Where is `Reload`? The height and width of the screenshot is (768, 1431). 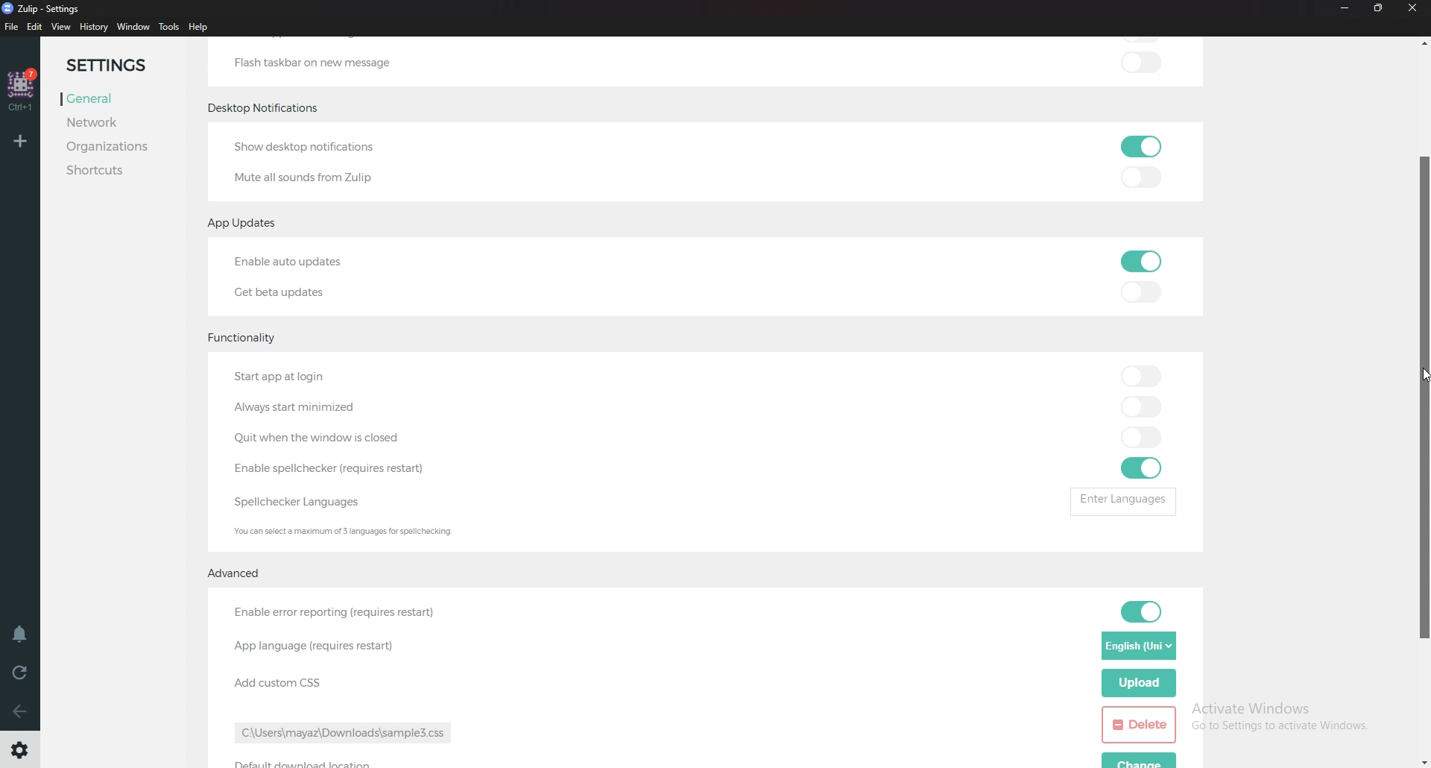
Reload is located at coordinates (21, 675).